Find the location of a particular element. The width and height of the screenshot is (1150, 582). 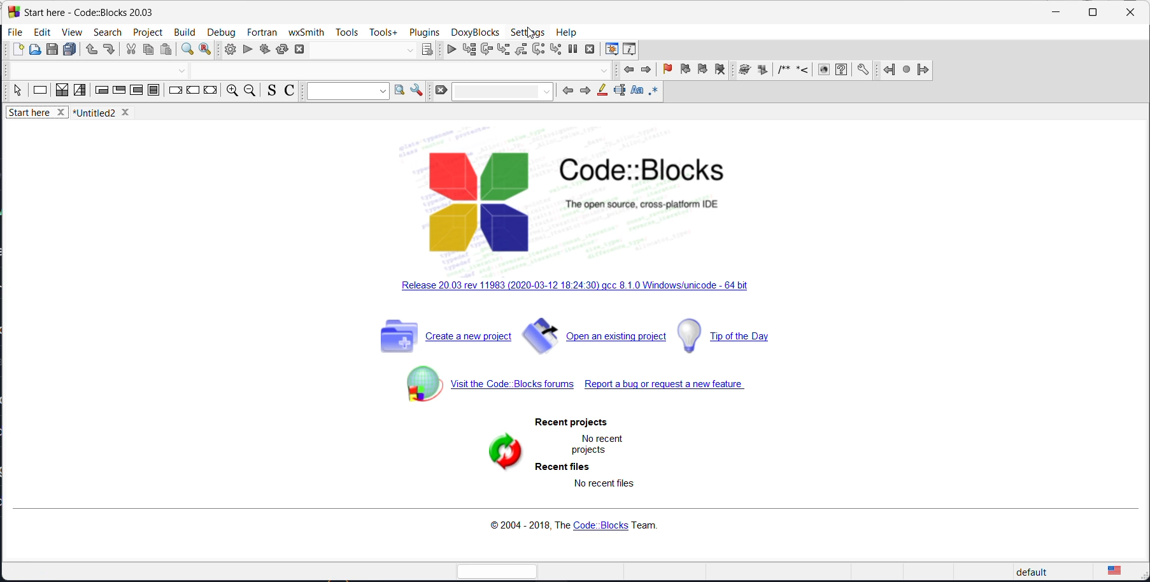

setting is located at coordinates (416, 90).